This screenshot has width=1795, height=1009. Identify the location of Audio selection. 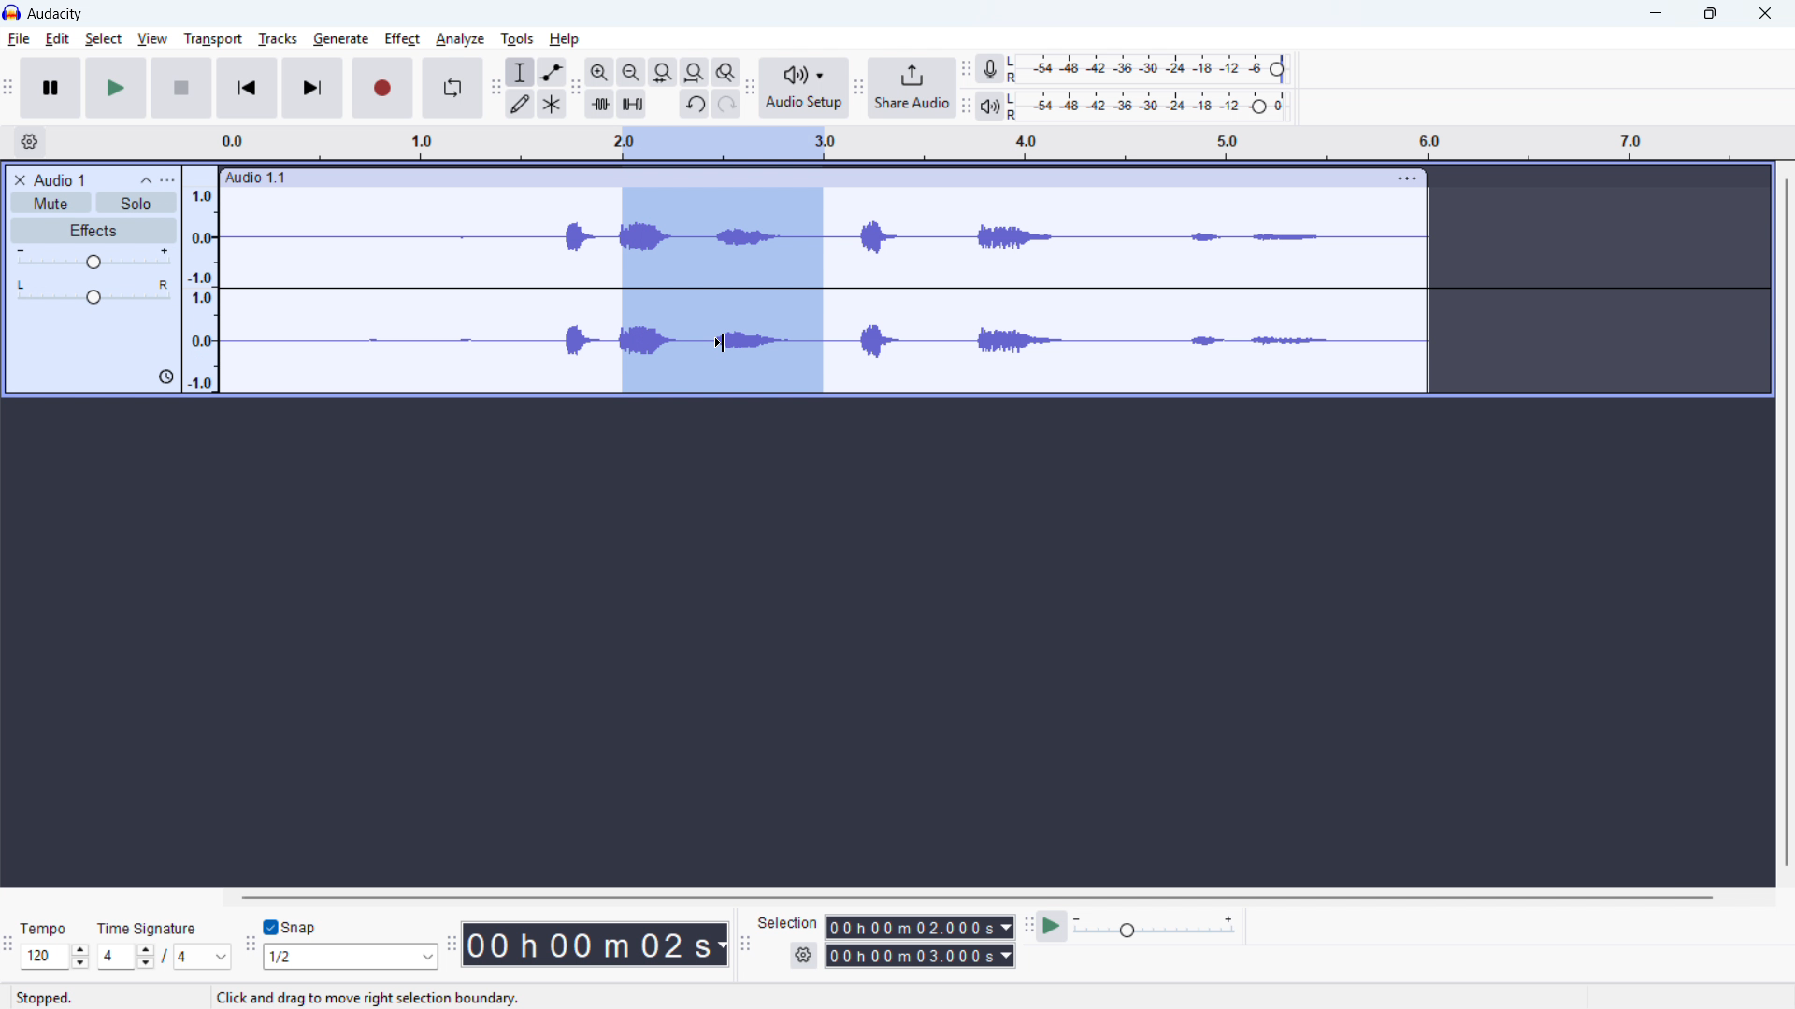
(722, 292).